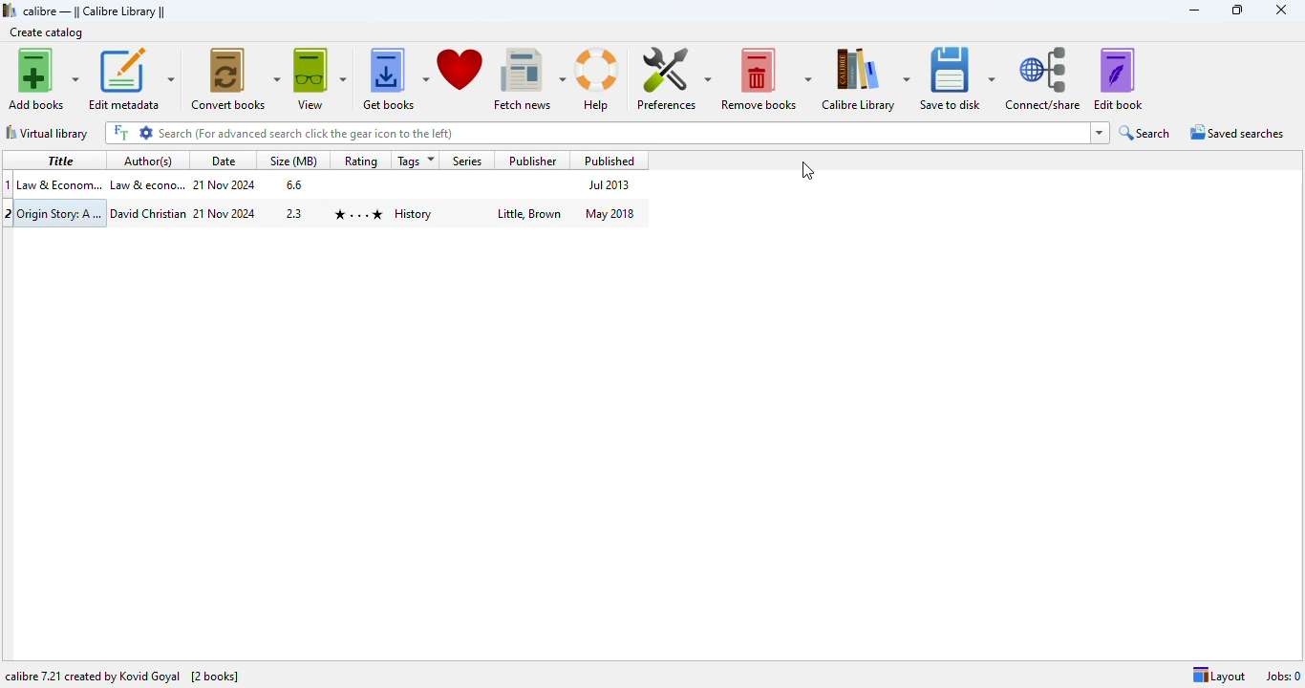  What do you see at coordinates (1192, 11) in the screenshot?
I see `minimize` at bounding box center [1192, 11].